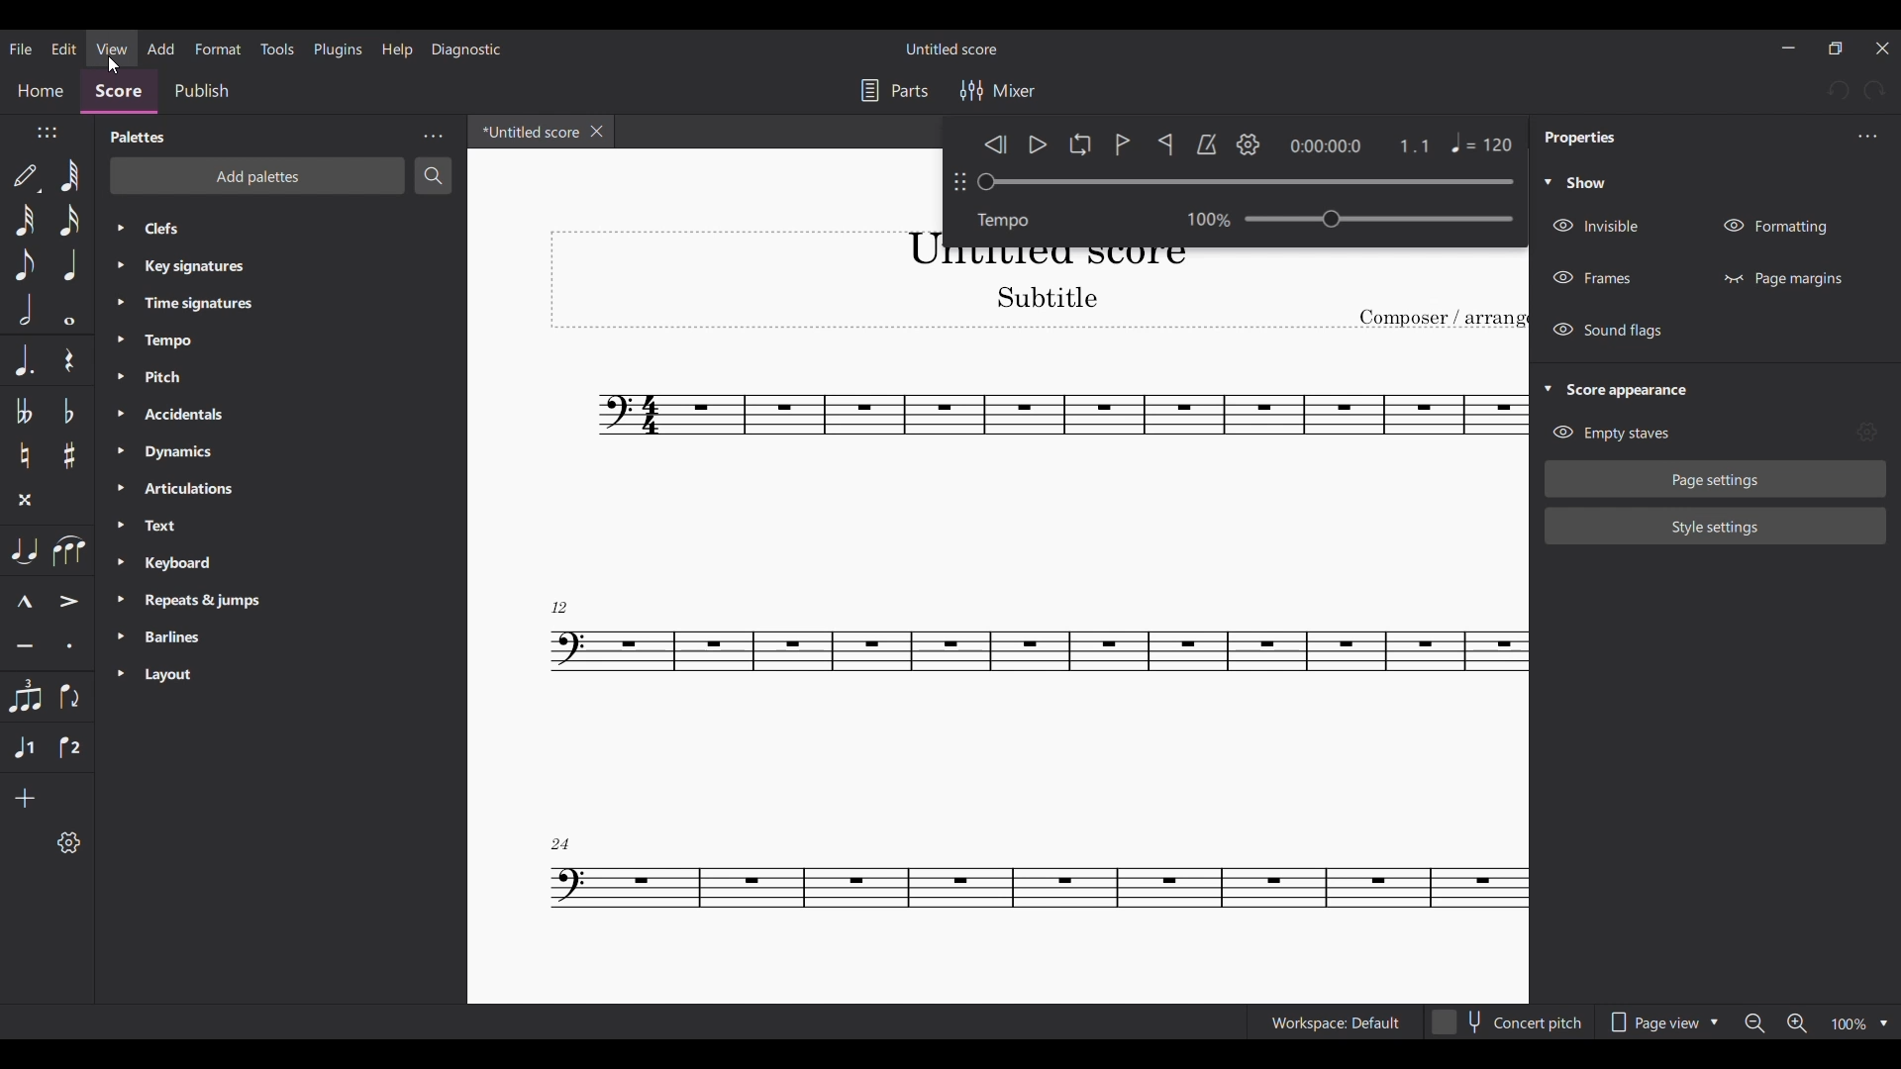  I want to click on Slider to change Duration, so click(1245, 182).